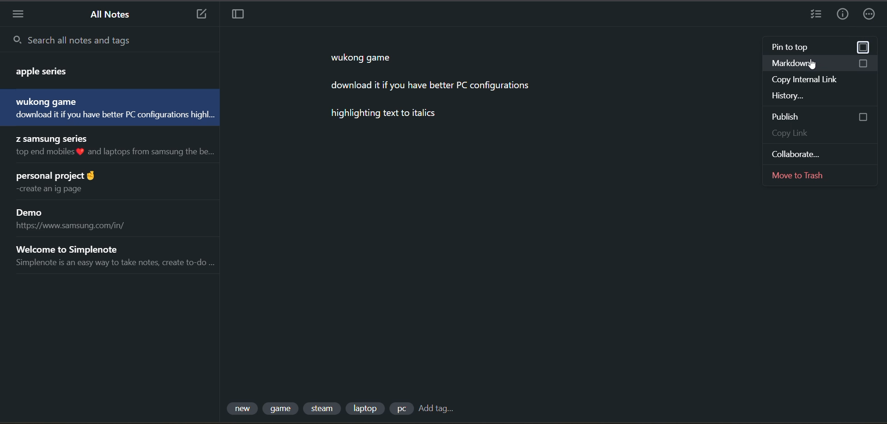  I want to click on note title and preview, so click(81, 220).